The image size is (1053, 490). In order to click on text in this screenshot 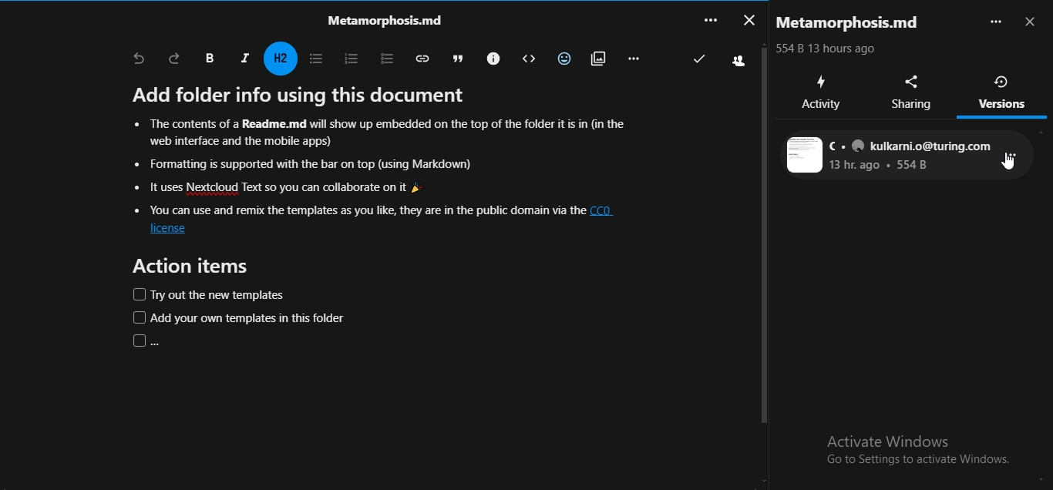, I will do `click(380, 19)`.